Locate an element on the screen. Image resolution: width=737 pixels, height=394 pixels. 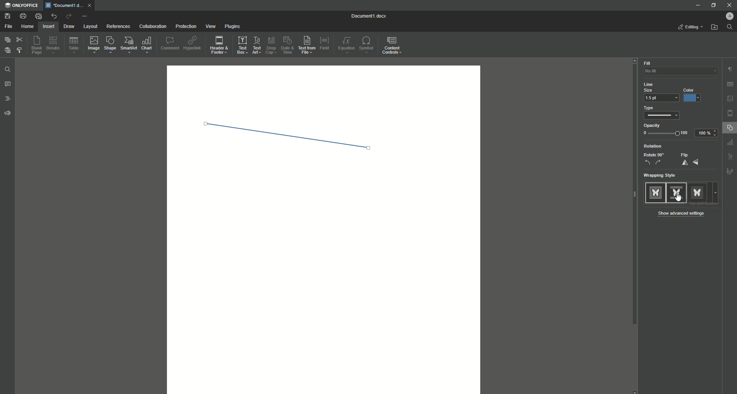
Field is located at coordinates (325, 43).